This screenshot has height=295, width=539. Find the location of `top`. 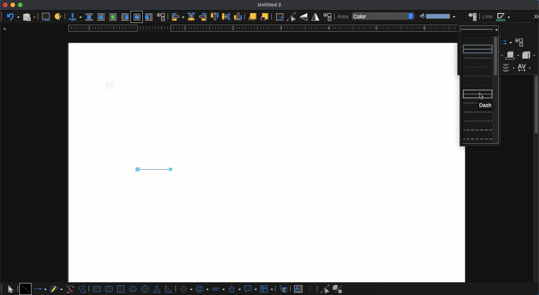

top is located at coordinates (215, 17).